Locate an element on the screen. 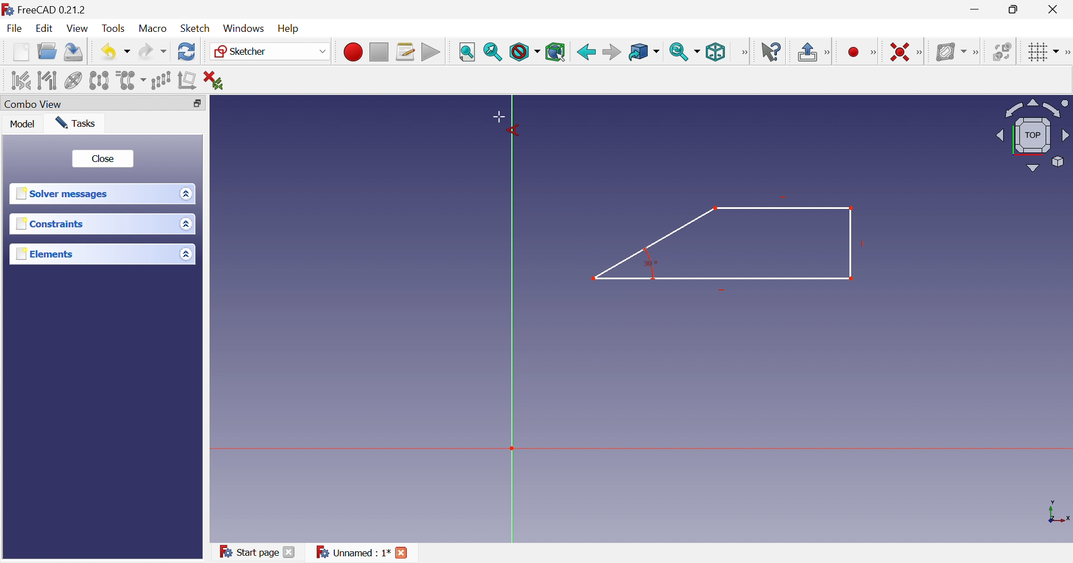 The width and height of the screenshot is (1073, 563). Show/Hide internal geometry is located at coordinates (73, 80).